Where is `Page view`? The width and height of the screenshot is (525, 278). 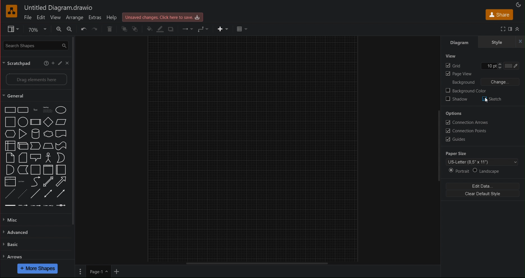 Page view is located at coordinates (459, 74).